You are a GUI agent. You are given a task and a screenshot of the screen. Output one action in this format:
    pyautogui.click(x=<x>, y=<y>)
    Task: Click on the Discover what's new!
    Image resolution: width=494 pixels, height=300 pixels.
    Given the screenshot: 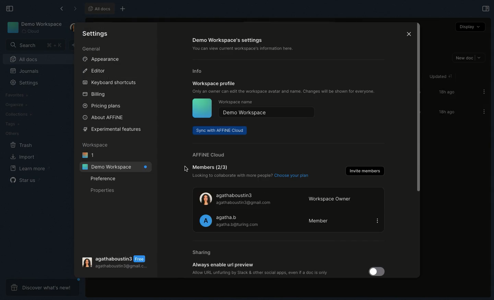 What is the action you would take?
    pyautogui.click(x=42, y=287)
    